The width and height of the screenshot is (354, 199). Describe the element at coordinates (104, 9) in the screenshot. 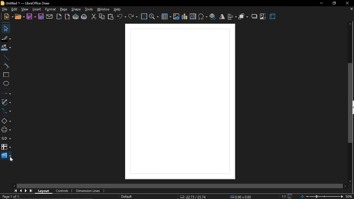

I see `window` at that location.